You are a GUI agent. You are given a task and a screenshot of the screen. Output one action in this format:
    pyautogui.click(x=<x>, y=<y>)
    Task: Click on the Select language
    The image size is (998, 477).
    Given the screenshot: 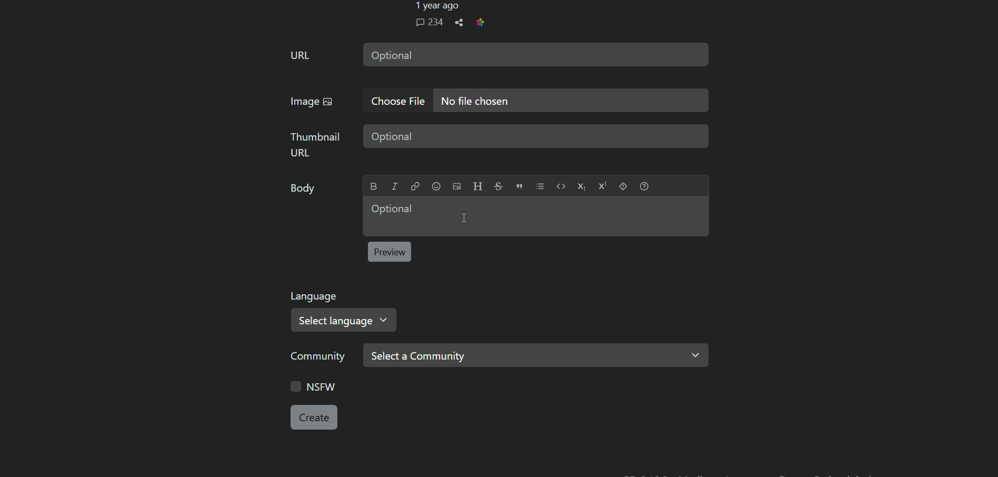 What is the action you would take?
    pyautogui.click(x=345, y=320)
    